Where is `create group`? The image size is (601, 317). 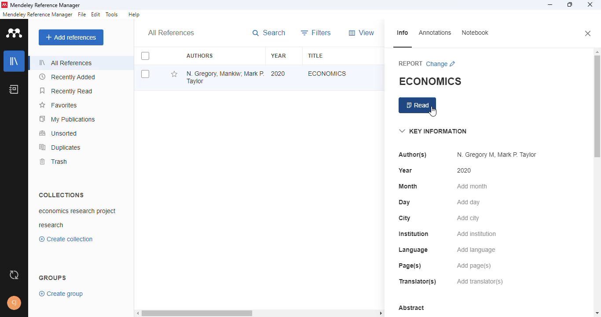
create group is located at coordinates (61, 294).